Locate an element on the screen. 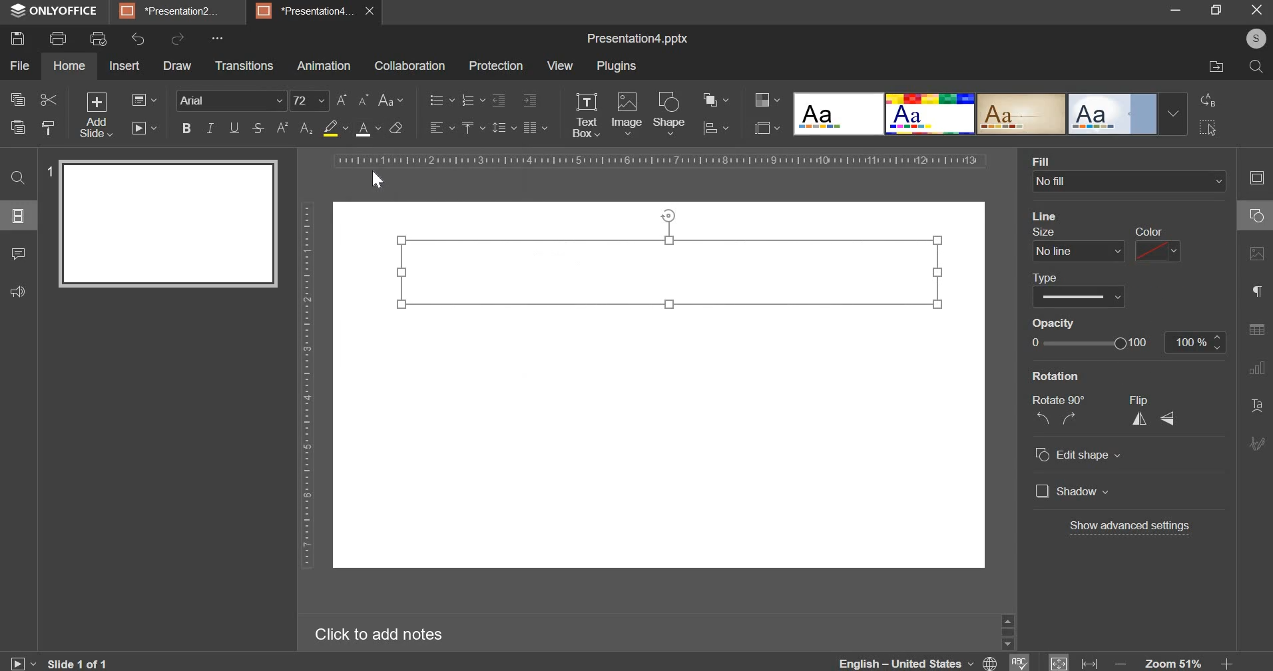 The width and height of the screenshot is (1273, 671). close is located at coordinates (373, 13).